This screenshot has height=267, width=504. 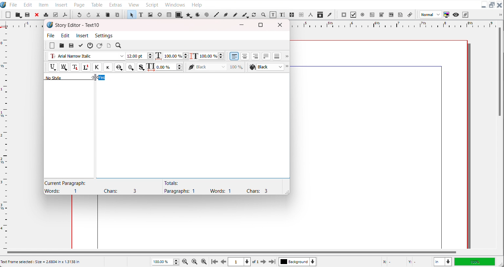 I want to click on Image Frame, so click(x=150, y=14).